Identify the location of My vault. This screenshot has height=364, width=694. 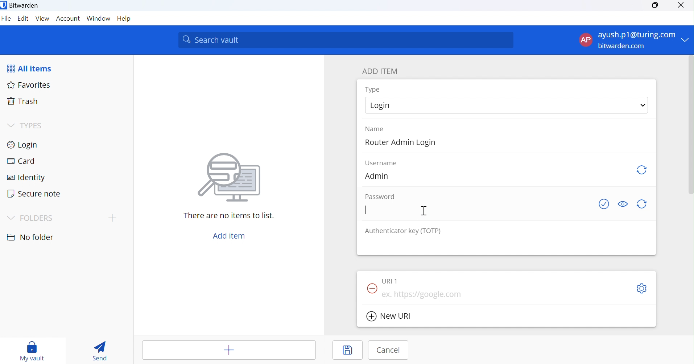
(32, 349).